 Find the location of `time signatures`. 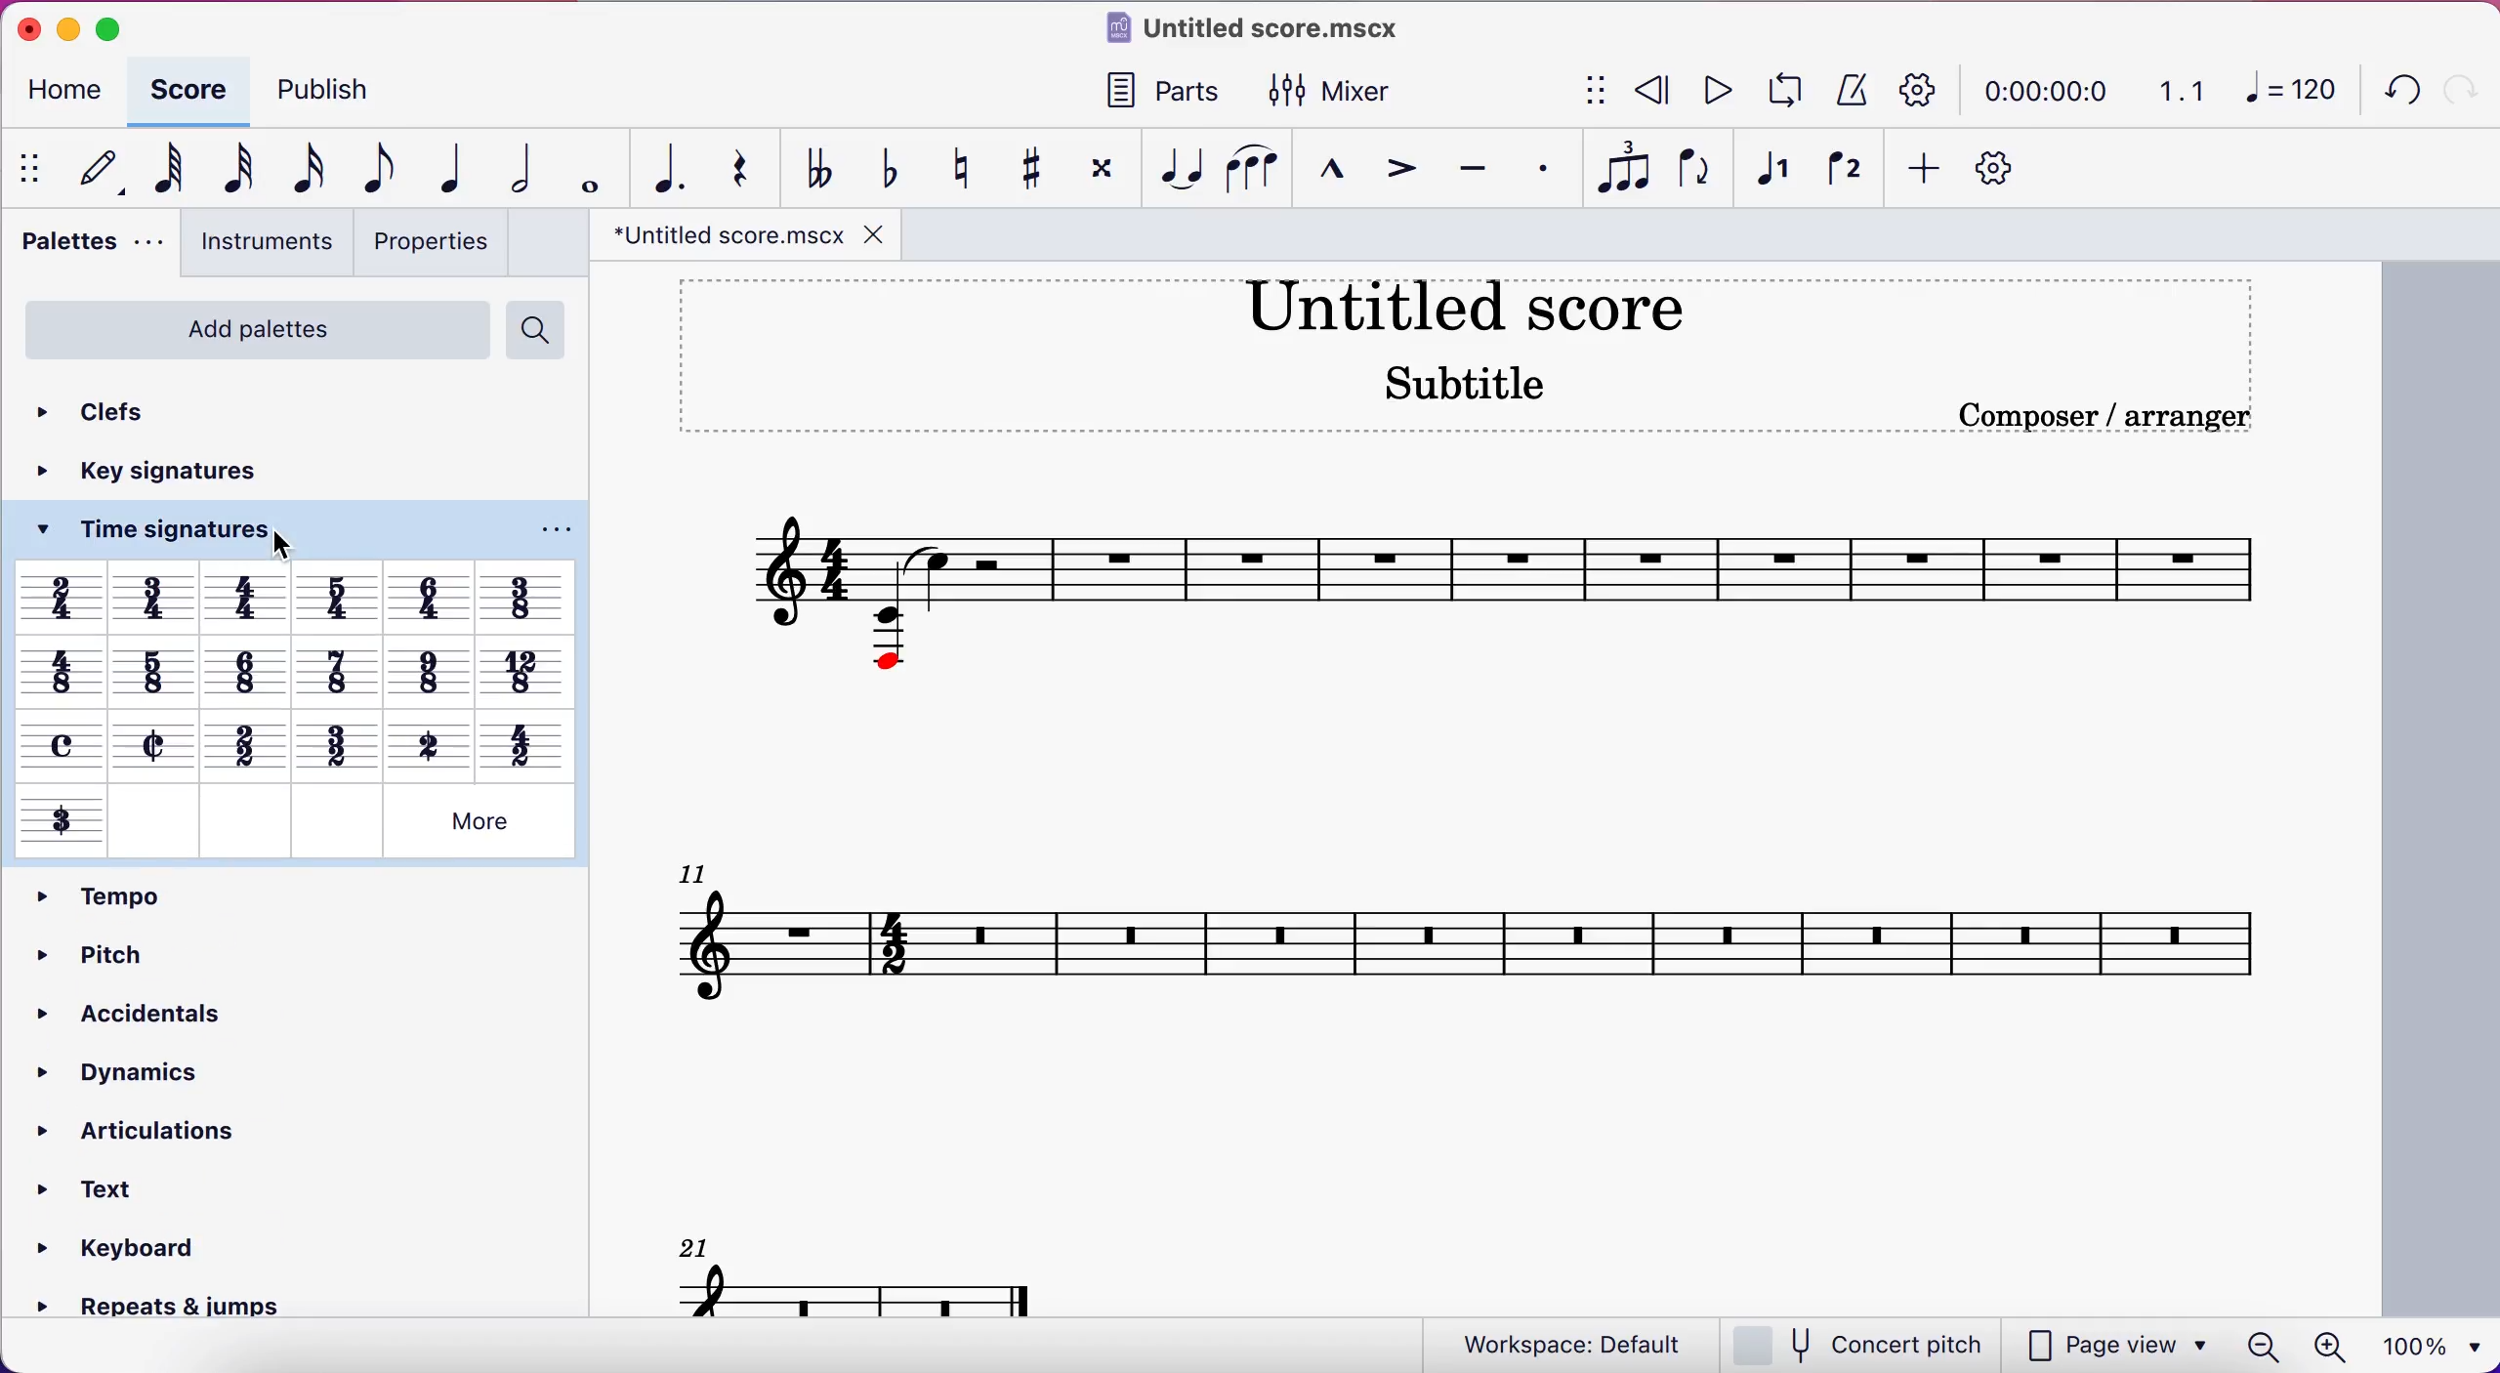

time signatures is located at coordinates (135, 530).